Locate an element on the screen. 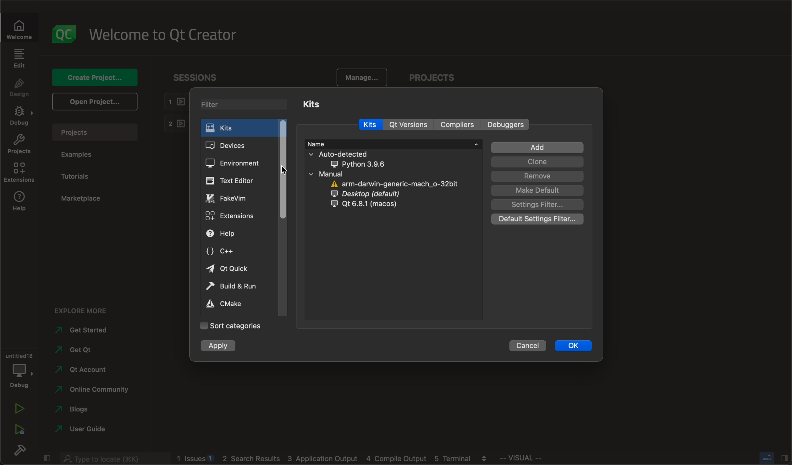 This screenshot has height=465, width=792. build is located at coordinates (18, 451).